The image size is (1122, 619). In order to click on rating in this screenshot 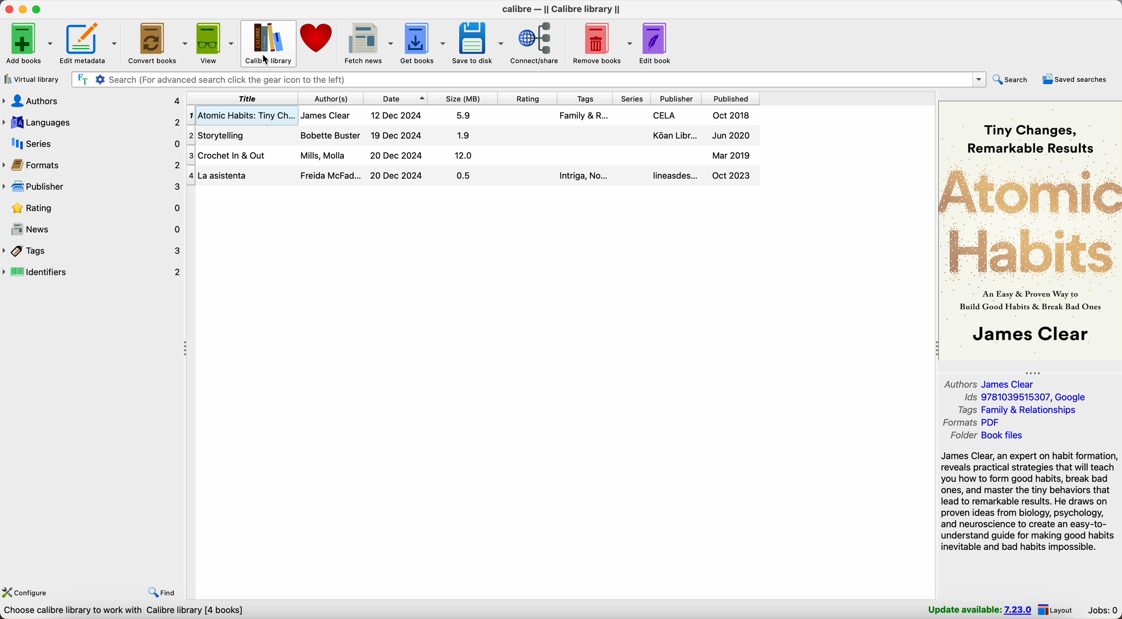, I will do `click(527, 98)`.